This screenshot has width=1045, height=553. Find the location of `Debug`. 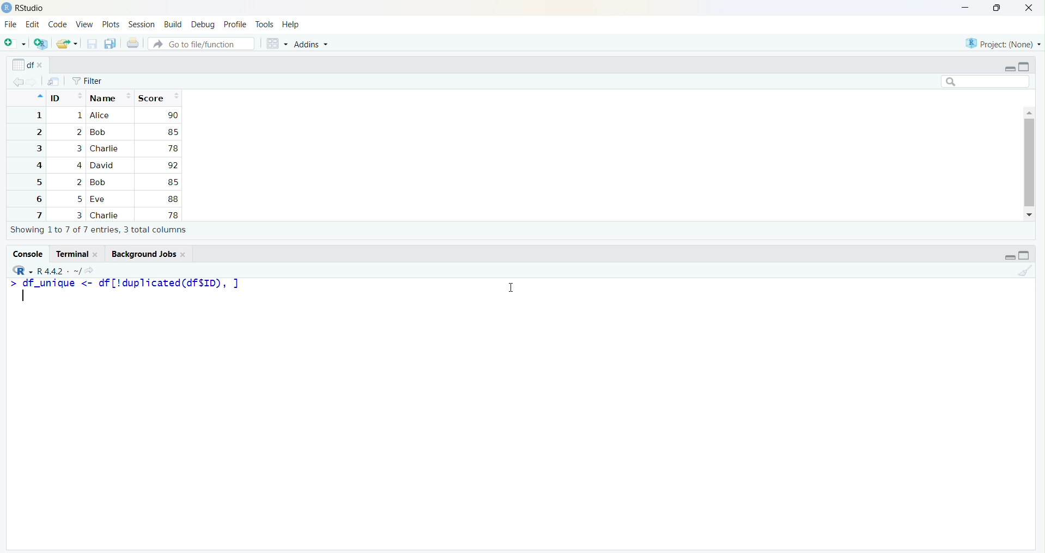

Debug is located at coordinates (204, 24).